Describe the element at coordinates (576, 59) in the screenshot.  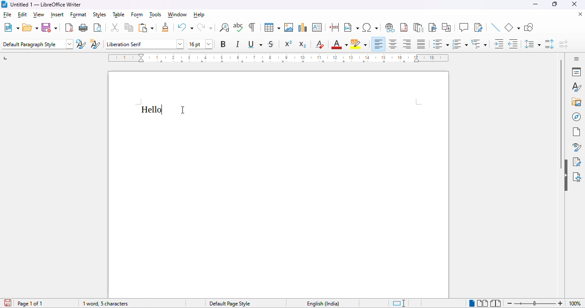
I see `sidebar settings` at that location.